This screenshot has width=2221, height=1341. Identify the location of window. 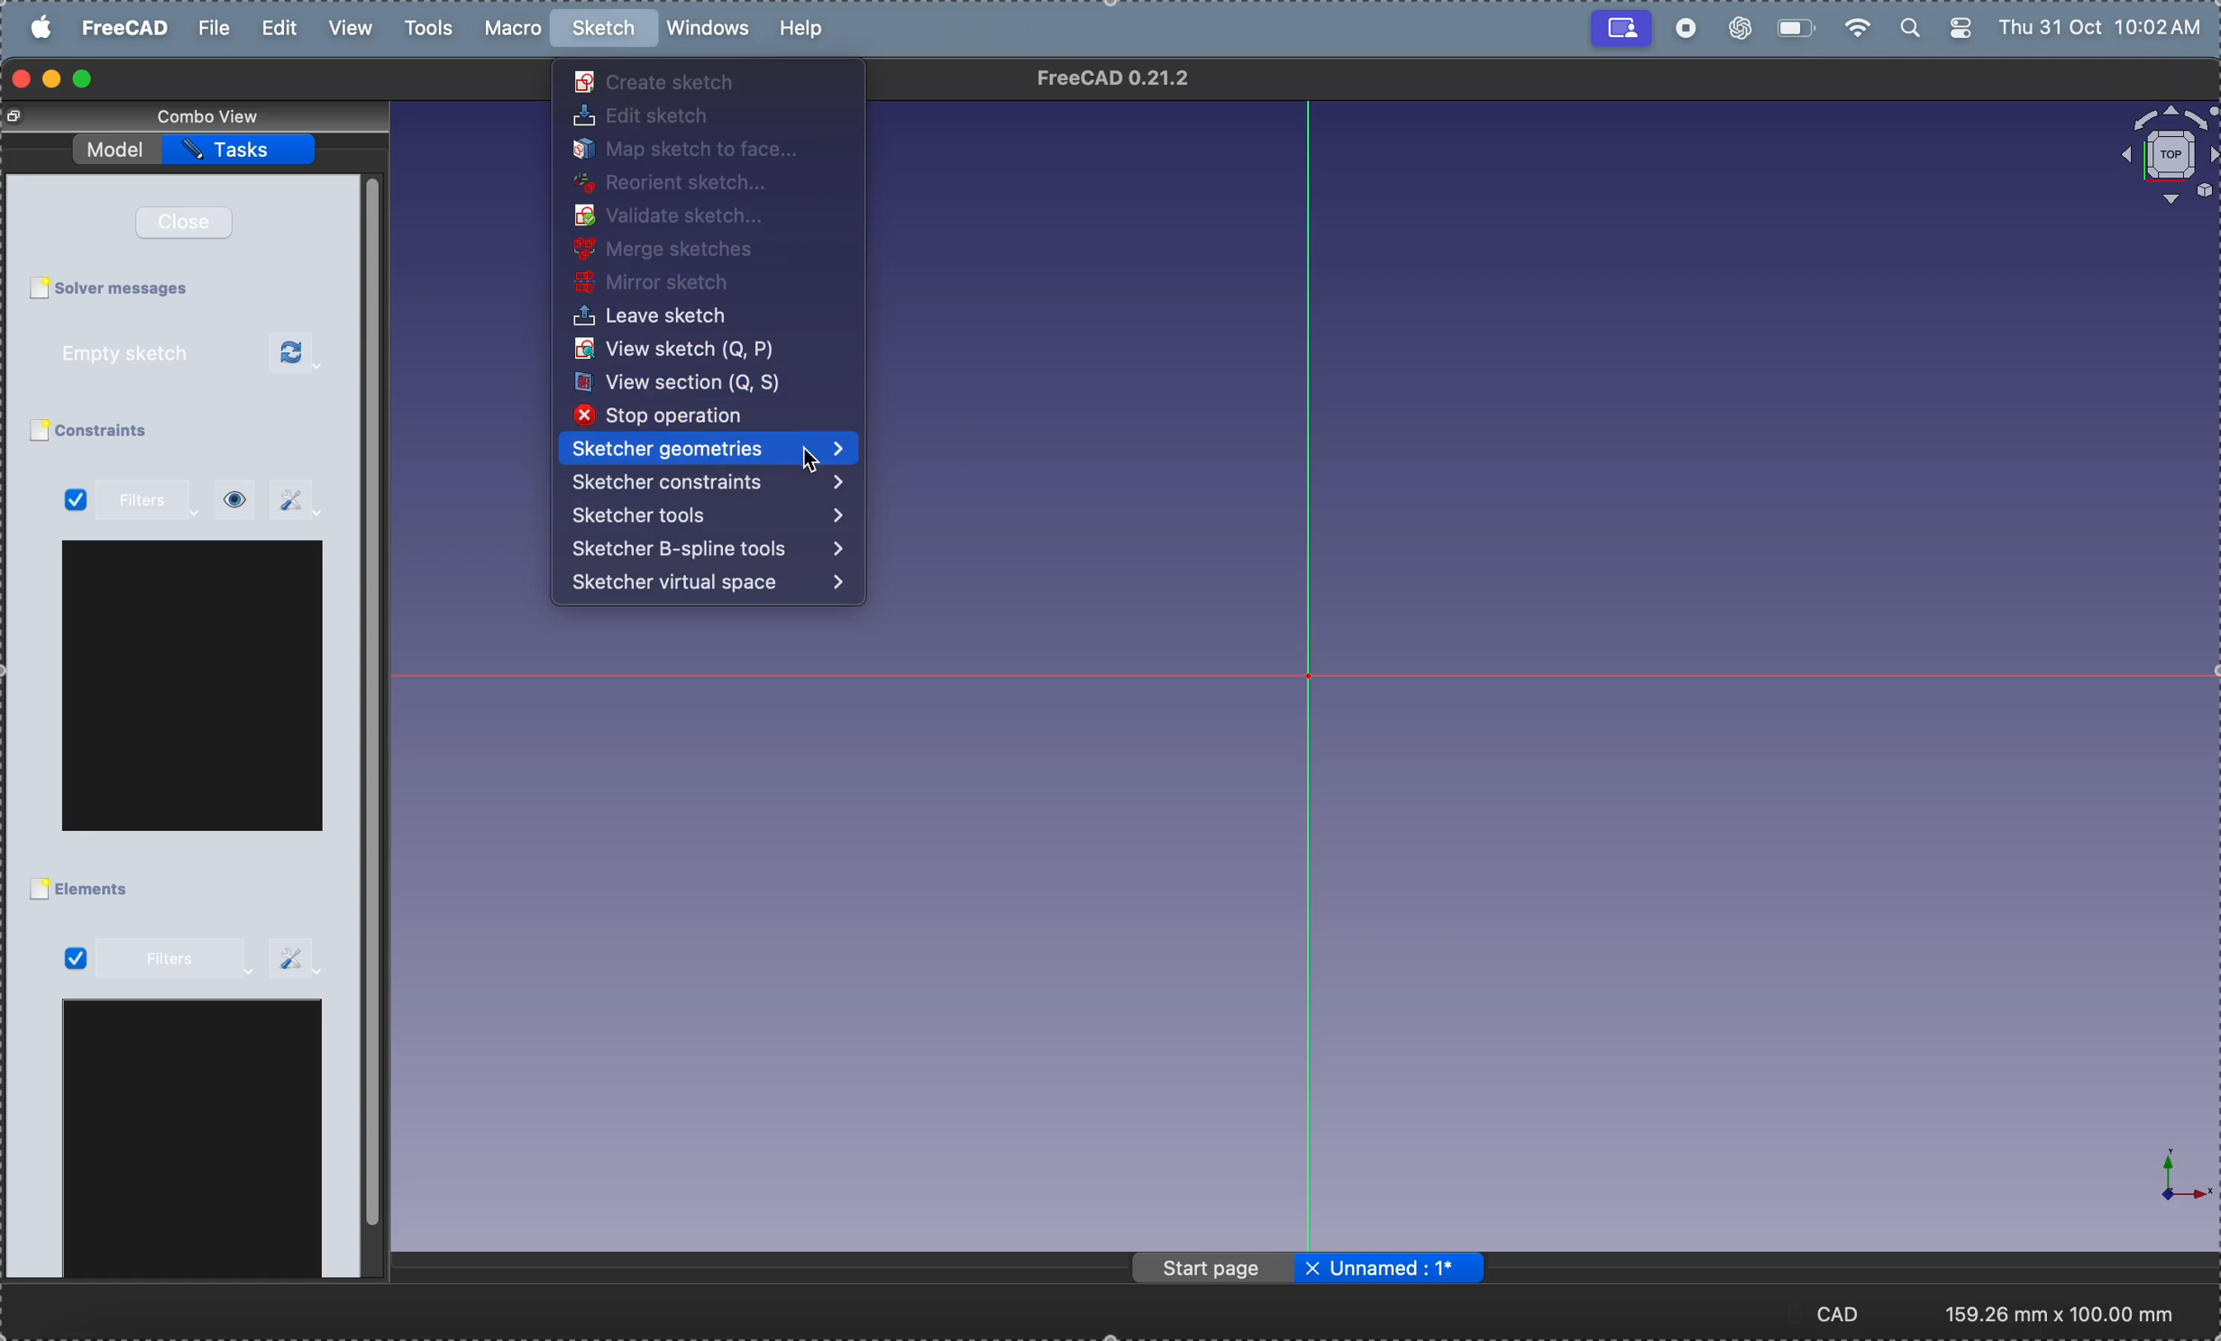
(195, 686).